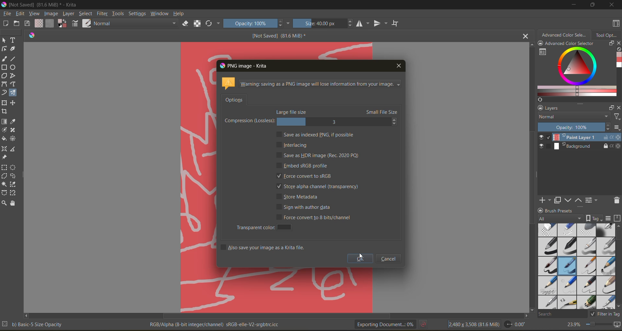 The image size is (622, 331). I want to click on tool, so click(13, 40).